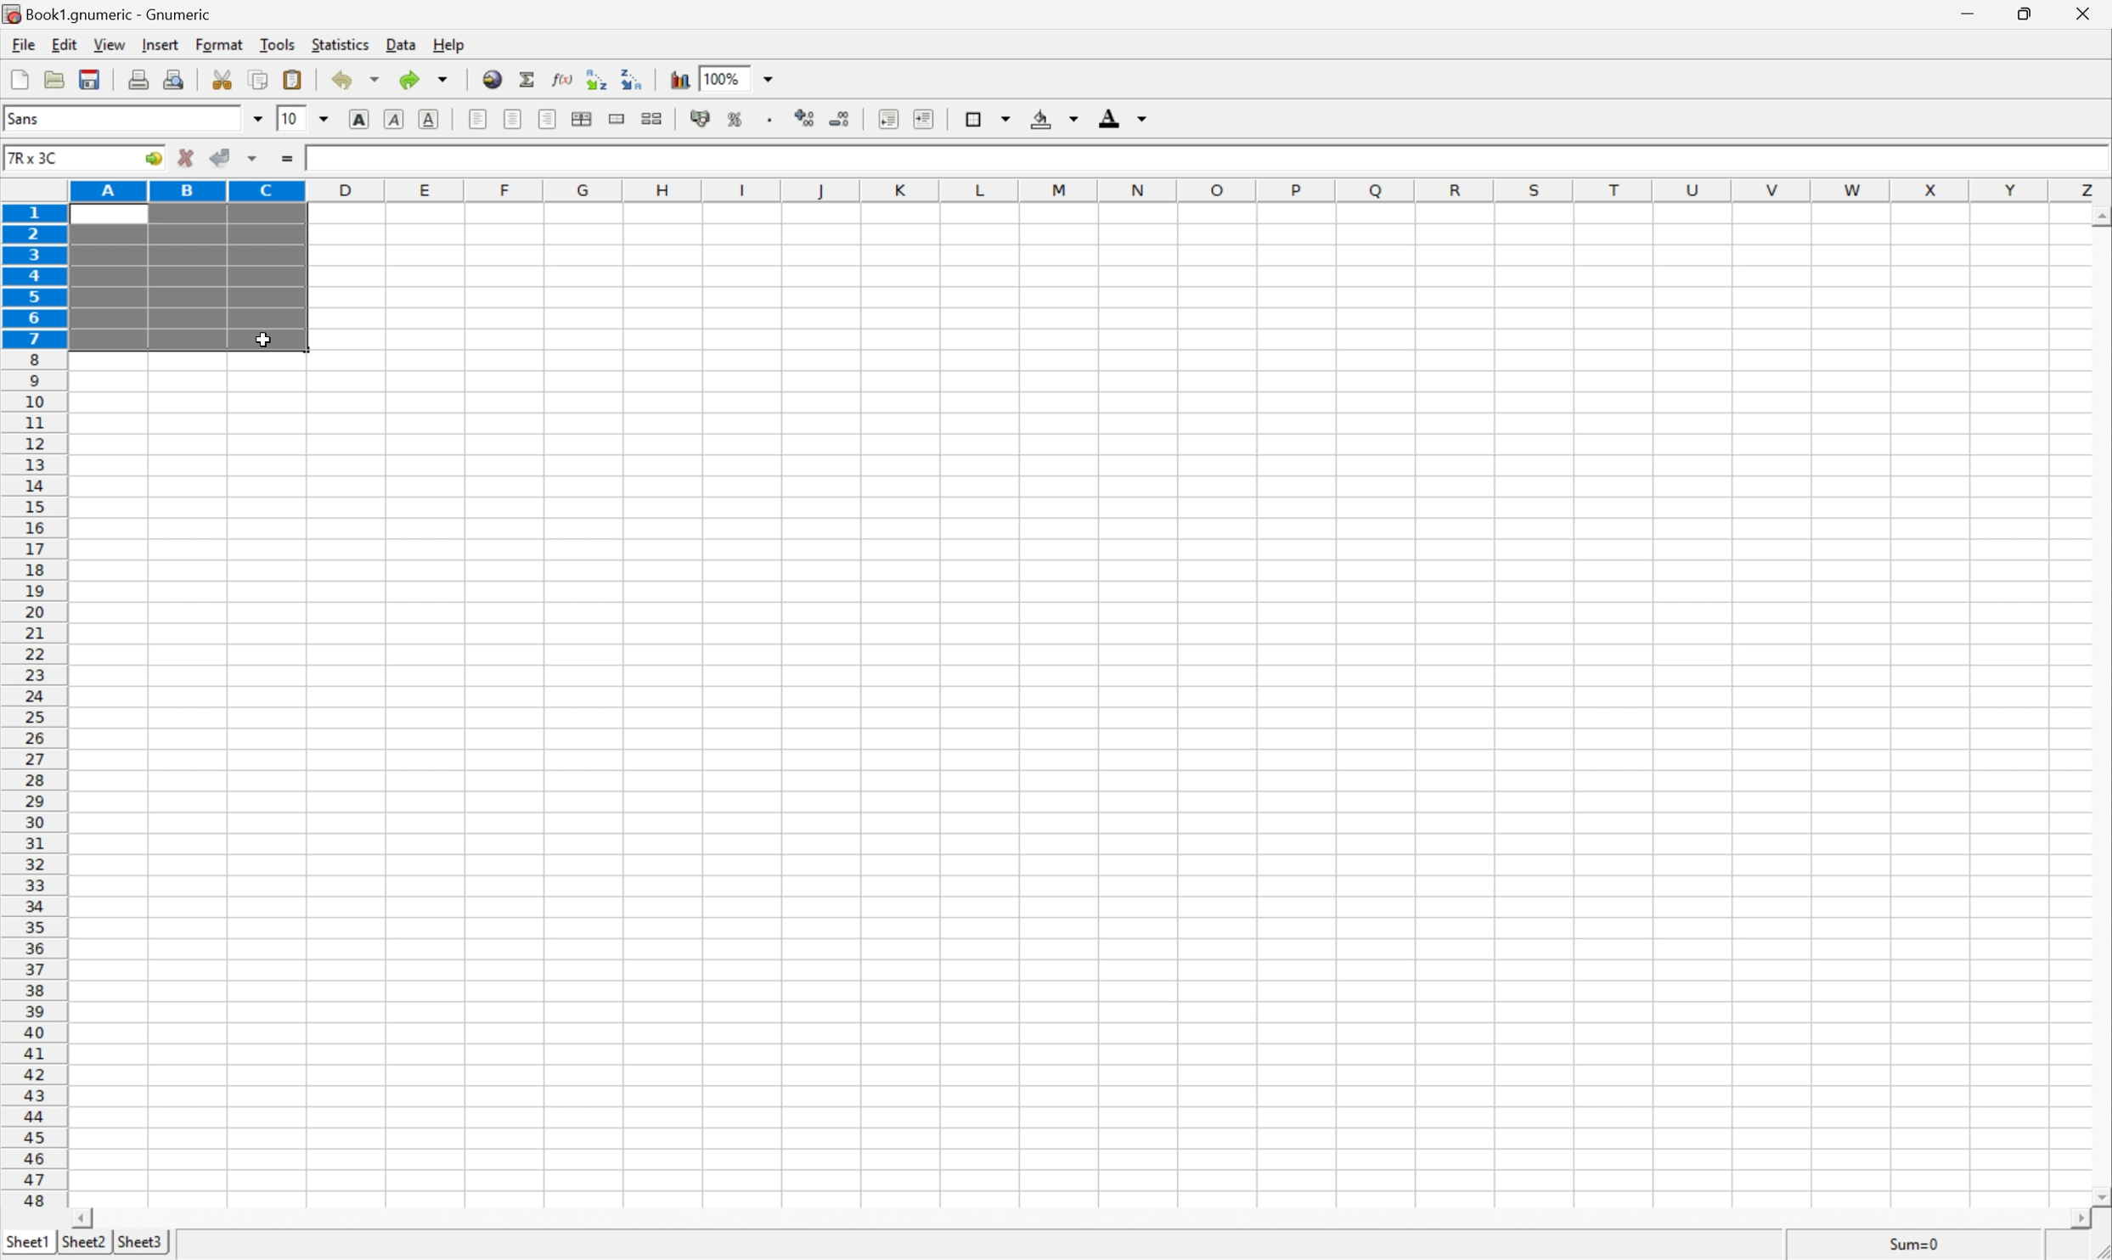 The height and width of the screenshot is (1260, 2112). Describe the element at coordinates (305, 121) in the screenshot. I see `Font size 10` at that location.